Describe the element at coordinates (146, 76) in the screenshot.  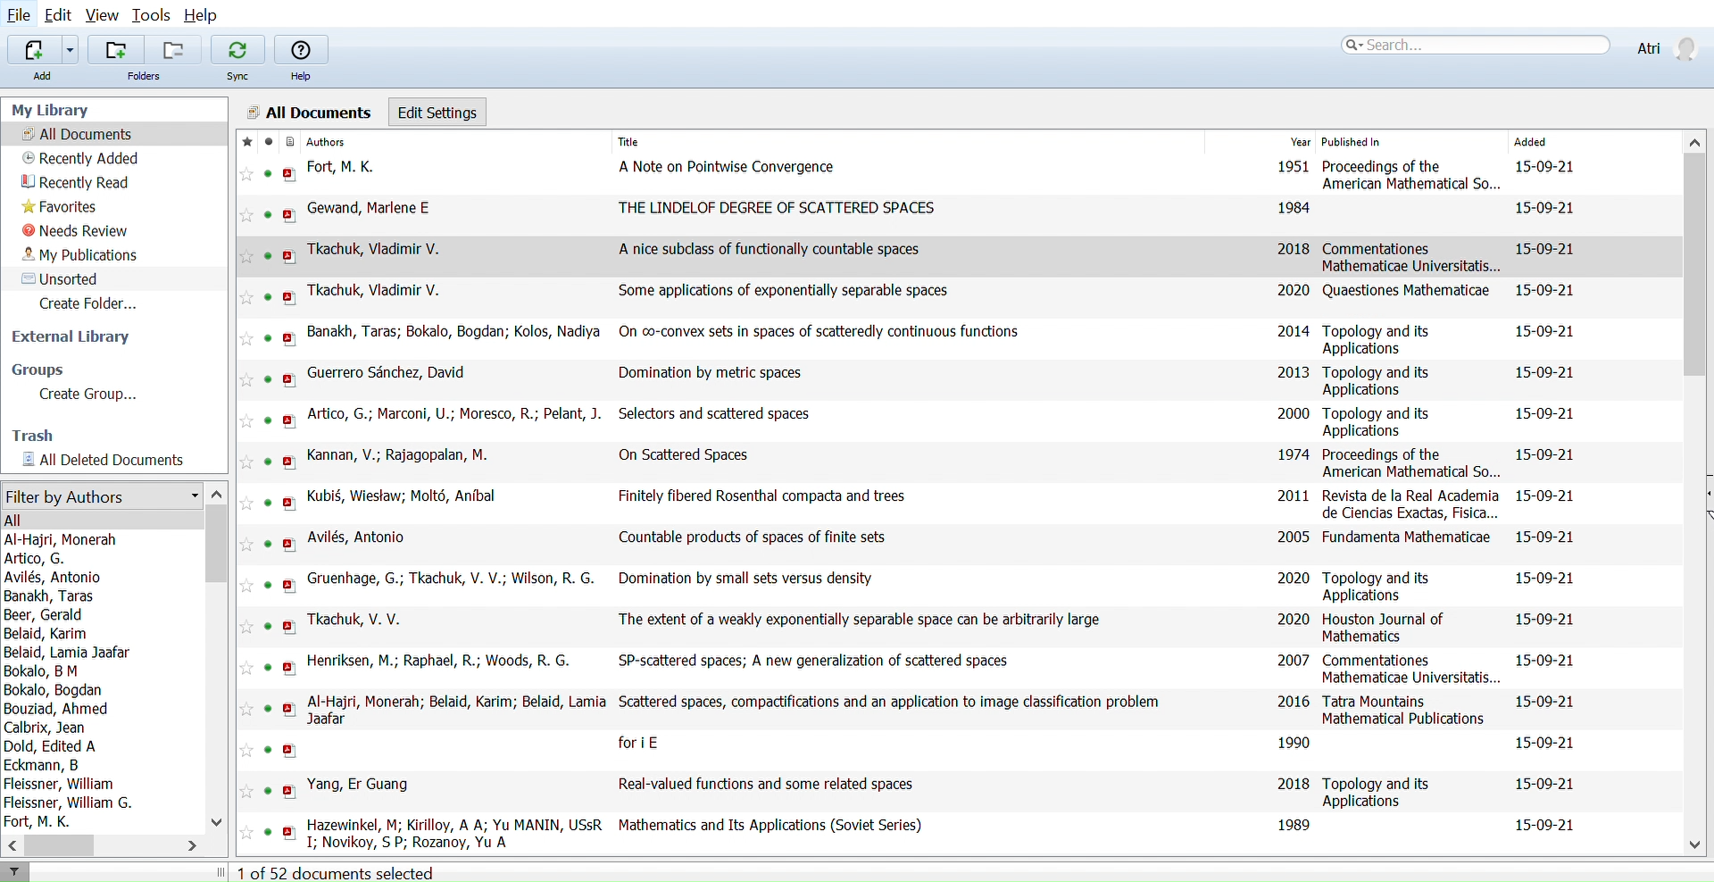
I see `Folders` at that location.